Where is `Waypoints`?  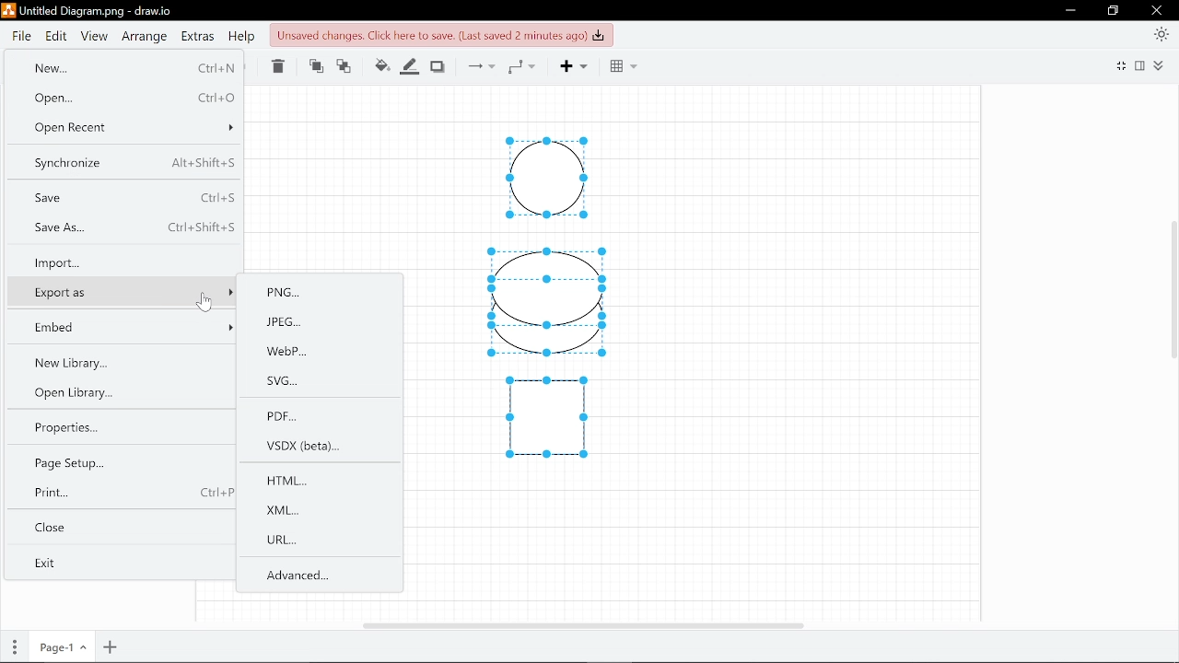 Waypoints is located at coordinates (521, 65).